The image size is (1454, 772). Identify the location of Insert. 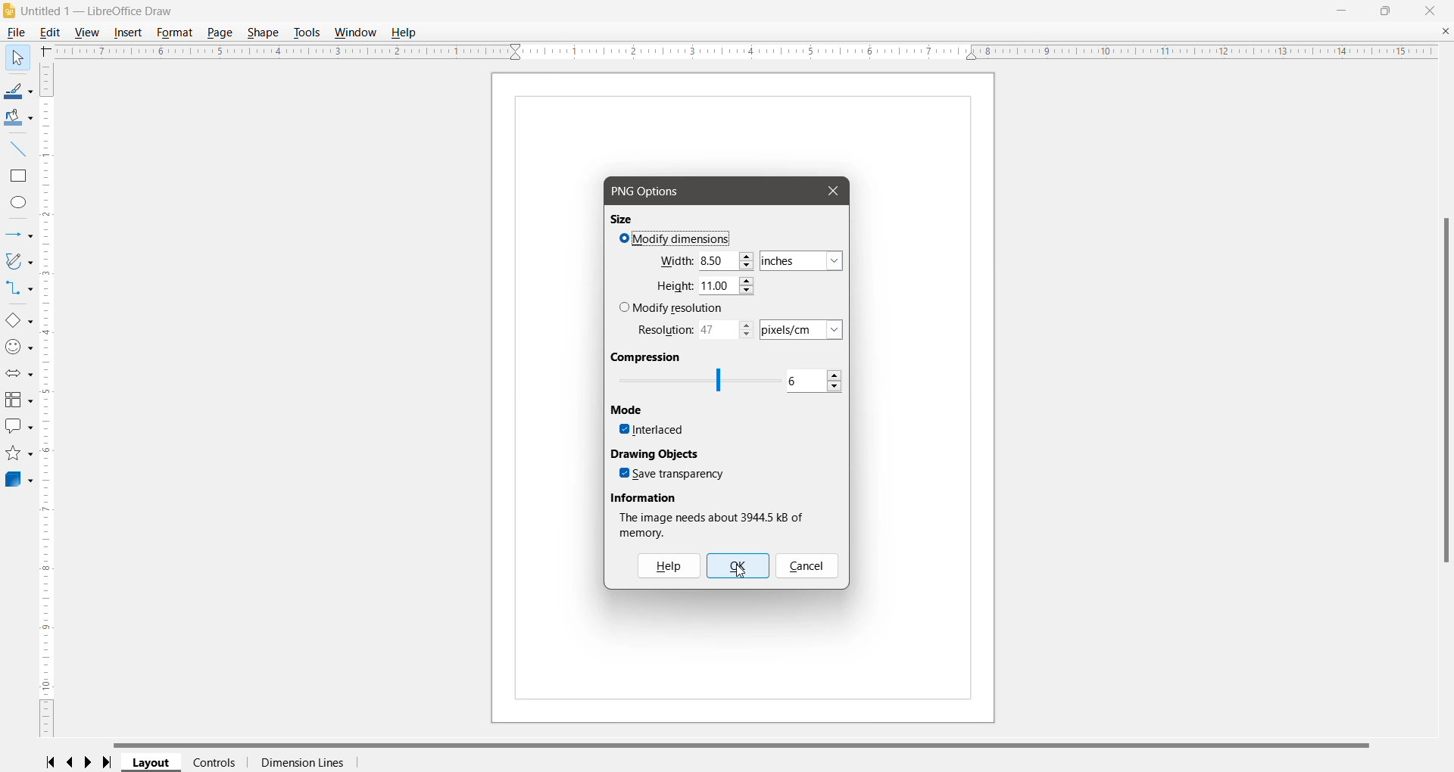
(129, 33).